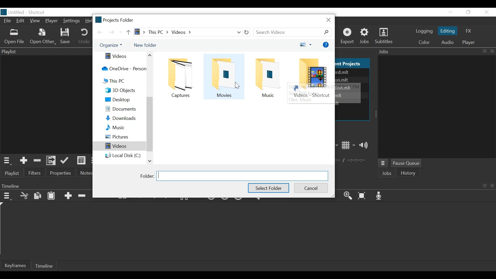  I want to click on close, so click(328, 20).